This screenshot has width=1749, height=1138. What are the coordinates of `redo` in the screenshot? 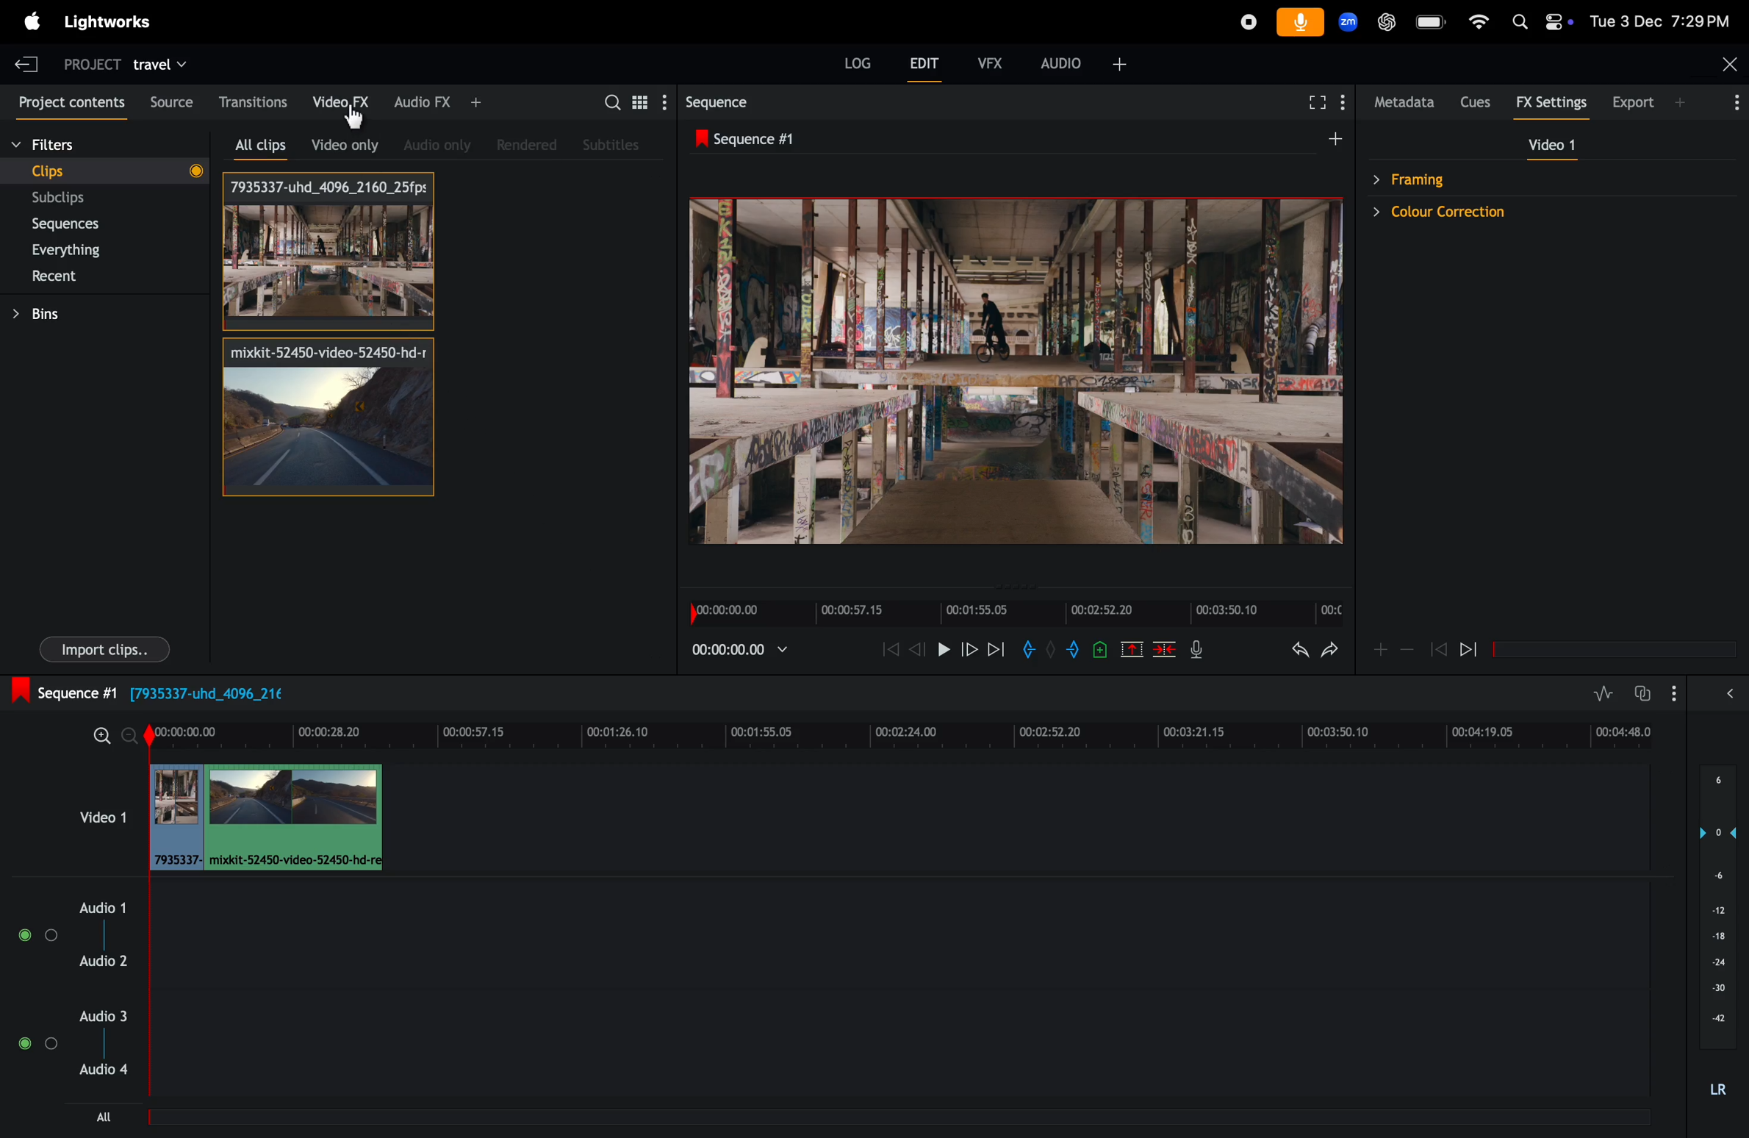 It's located at (1329, 651).